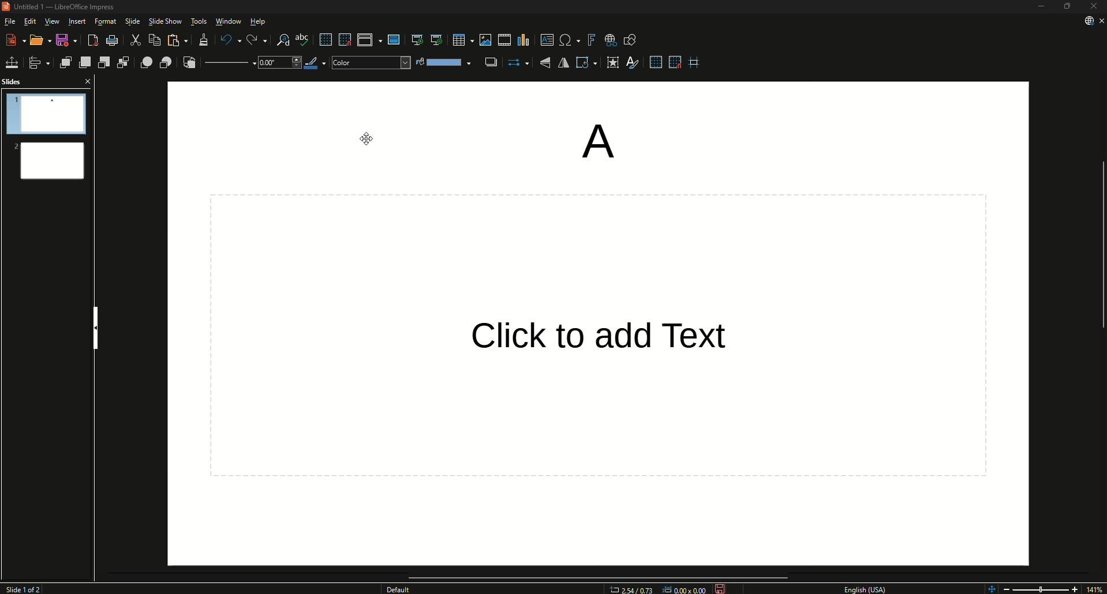 This screenshot has width=1107, height=594. What do you see at coordinates (78, 22) in the screenshot?
I see `Insert` at bounding box center [78, 22].